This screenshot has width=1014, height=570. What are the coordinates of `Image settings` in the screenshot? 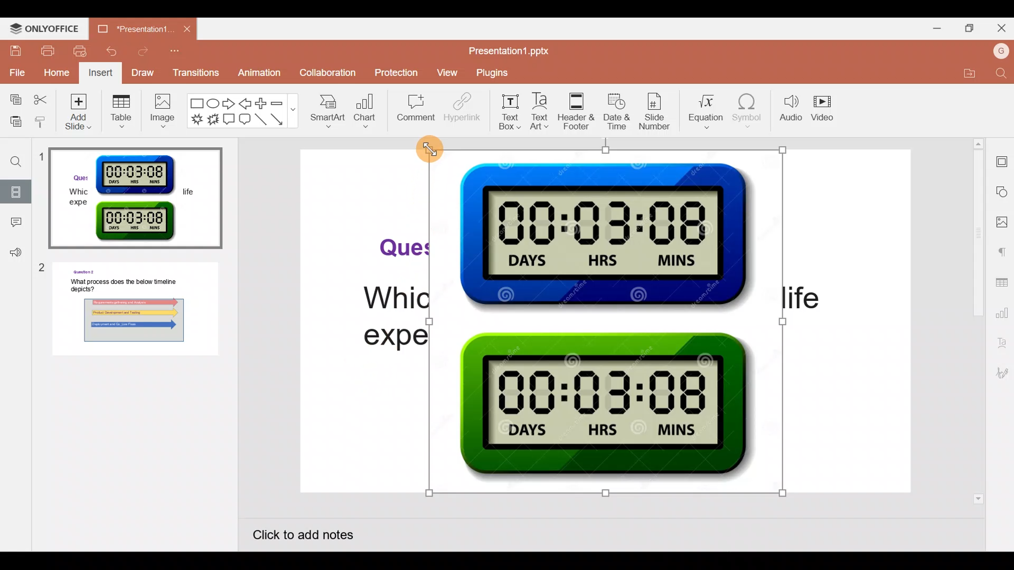 It's located at (1003, 223).